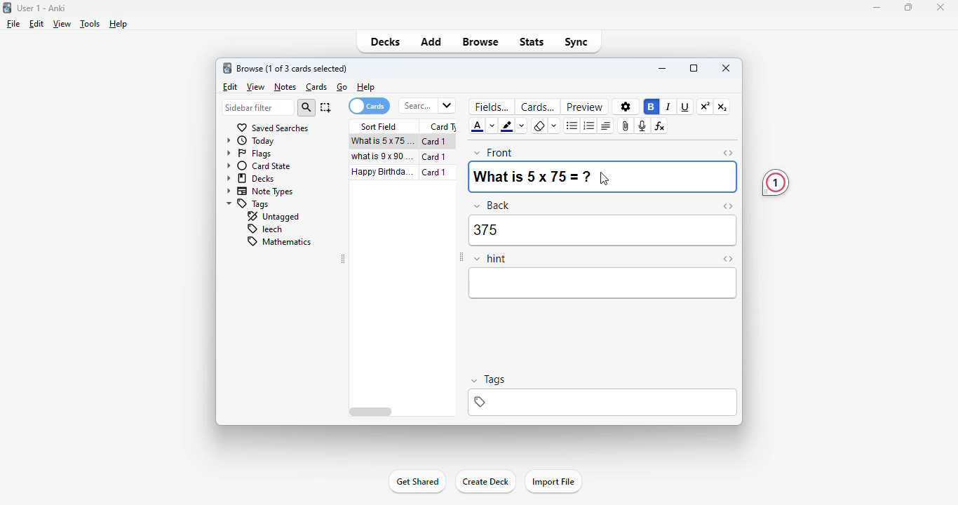  What do you see at coordinates (383, 156) in the screenshot?
I see `what is 9x90=?` at bounding box center [383, 156].